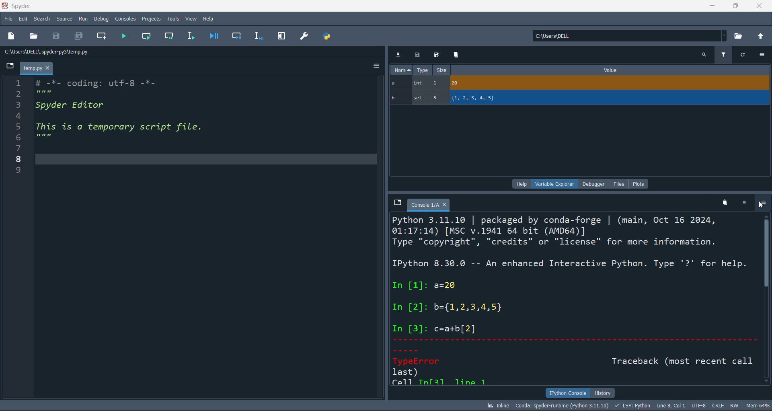  Describe the element at coordinates (79, 37) in the screenshot. I see `save all` at that location.